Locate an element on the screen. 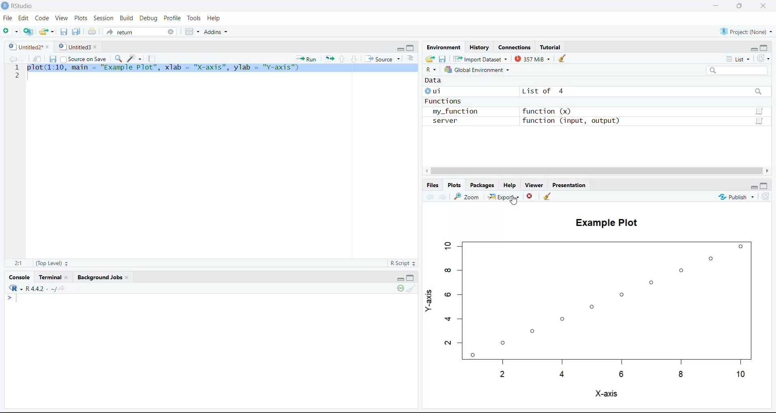 Image resolution: width=776 pixels, height=413 pixels. Clear console (Ctrl +L) is located at coordinates (548, 196).